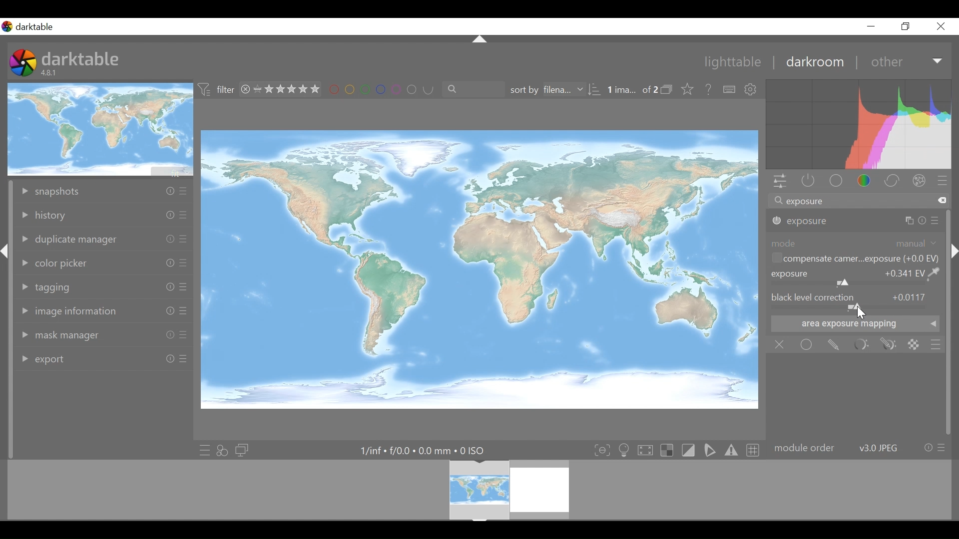  I want to click on darktable, so click(80, 58).